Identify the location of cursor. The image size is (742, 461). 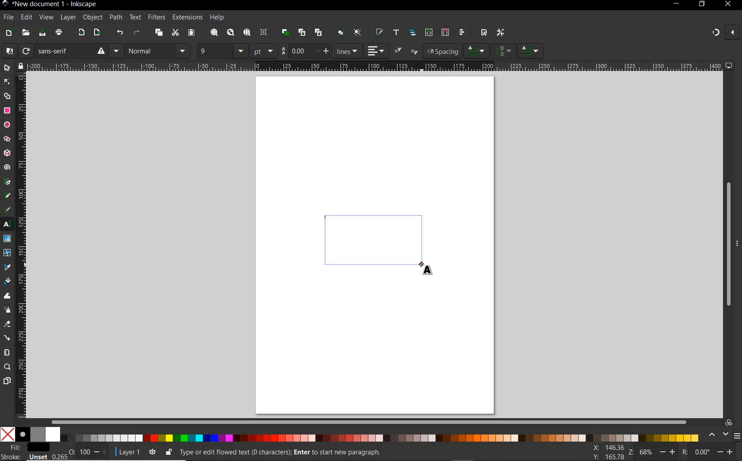
(429, 269).